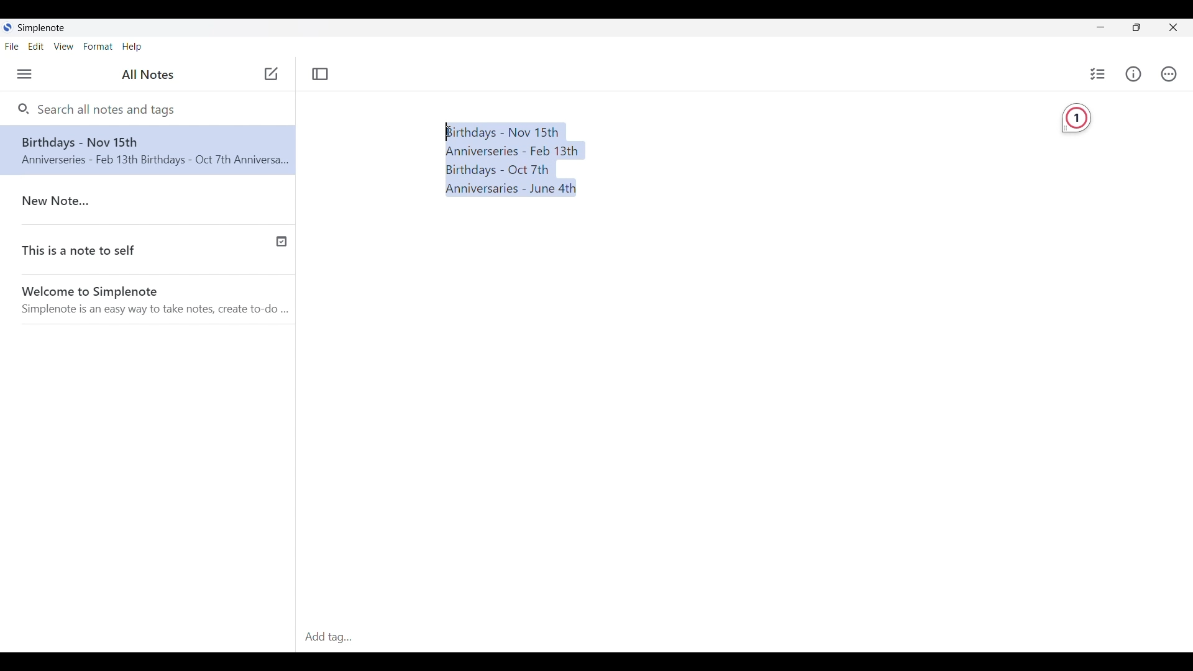  What do you see at coordinates (1169, 74) in the screenshot?
I see `Actions` at bounding box center [1169, 74].